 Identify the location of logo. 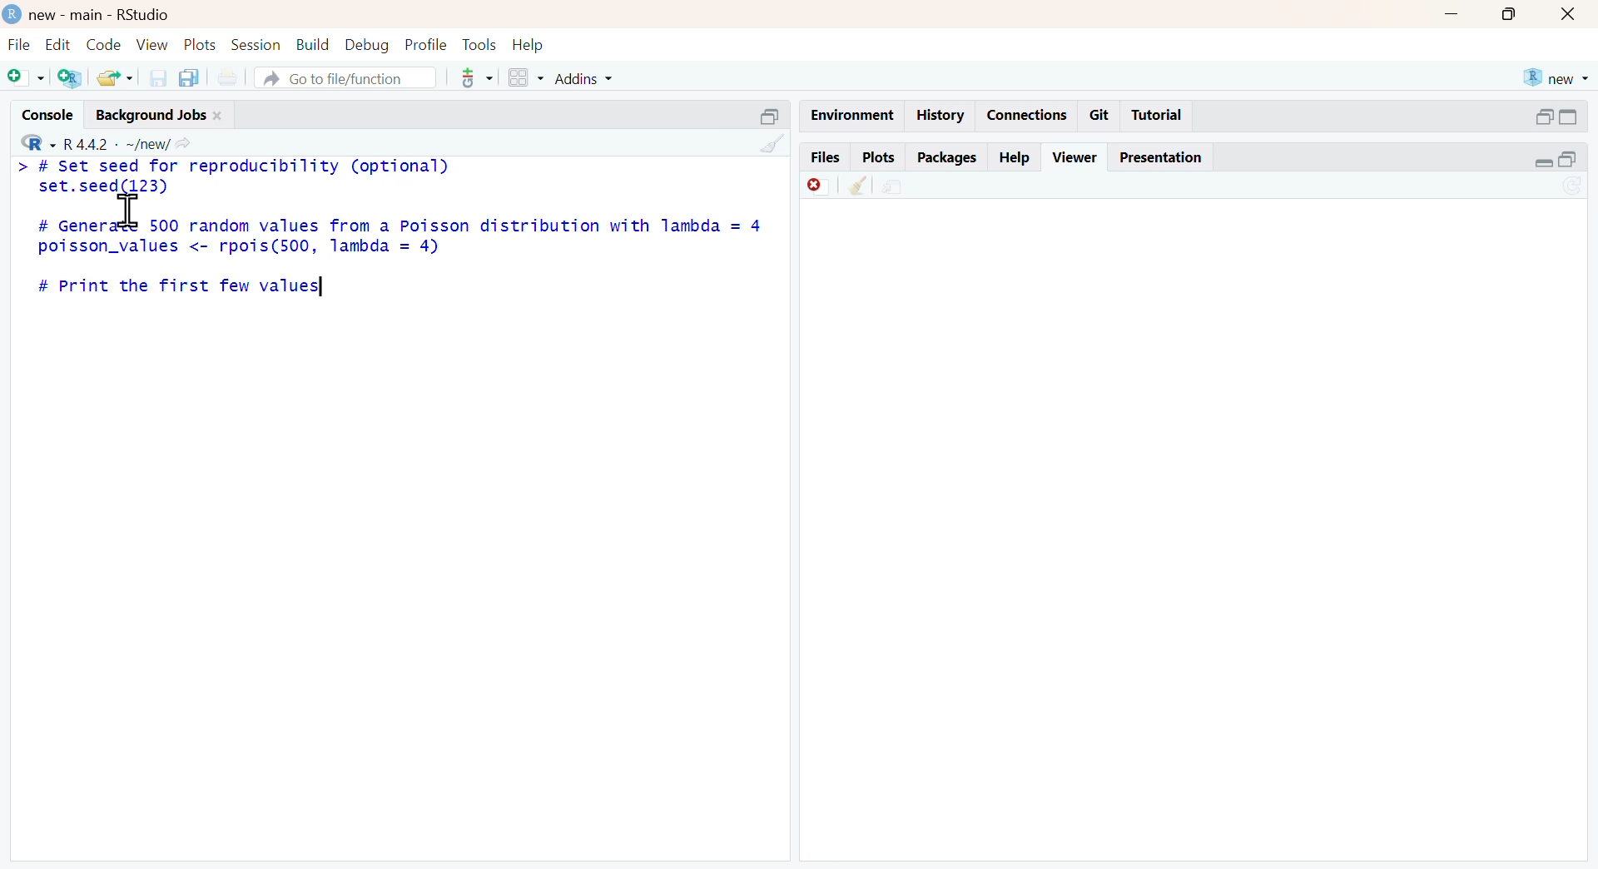
(12, 13).